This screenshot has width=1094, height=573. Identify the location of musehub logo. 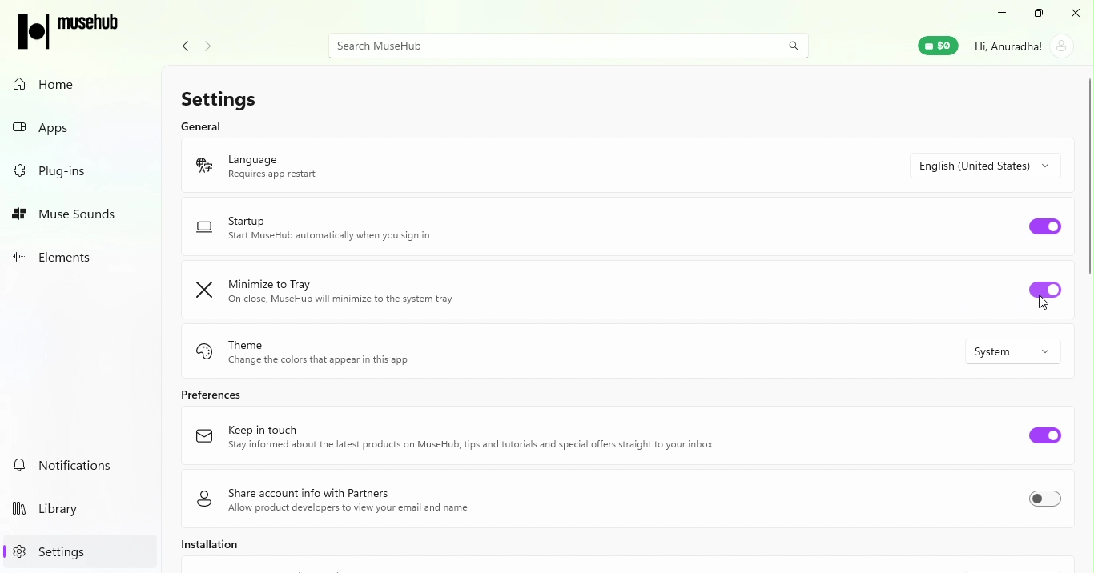
(85, 29).